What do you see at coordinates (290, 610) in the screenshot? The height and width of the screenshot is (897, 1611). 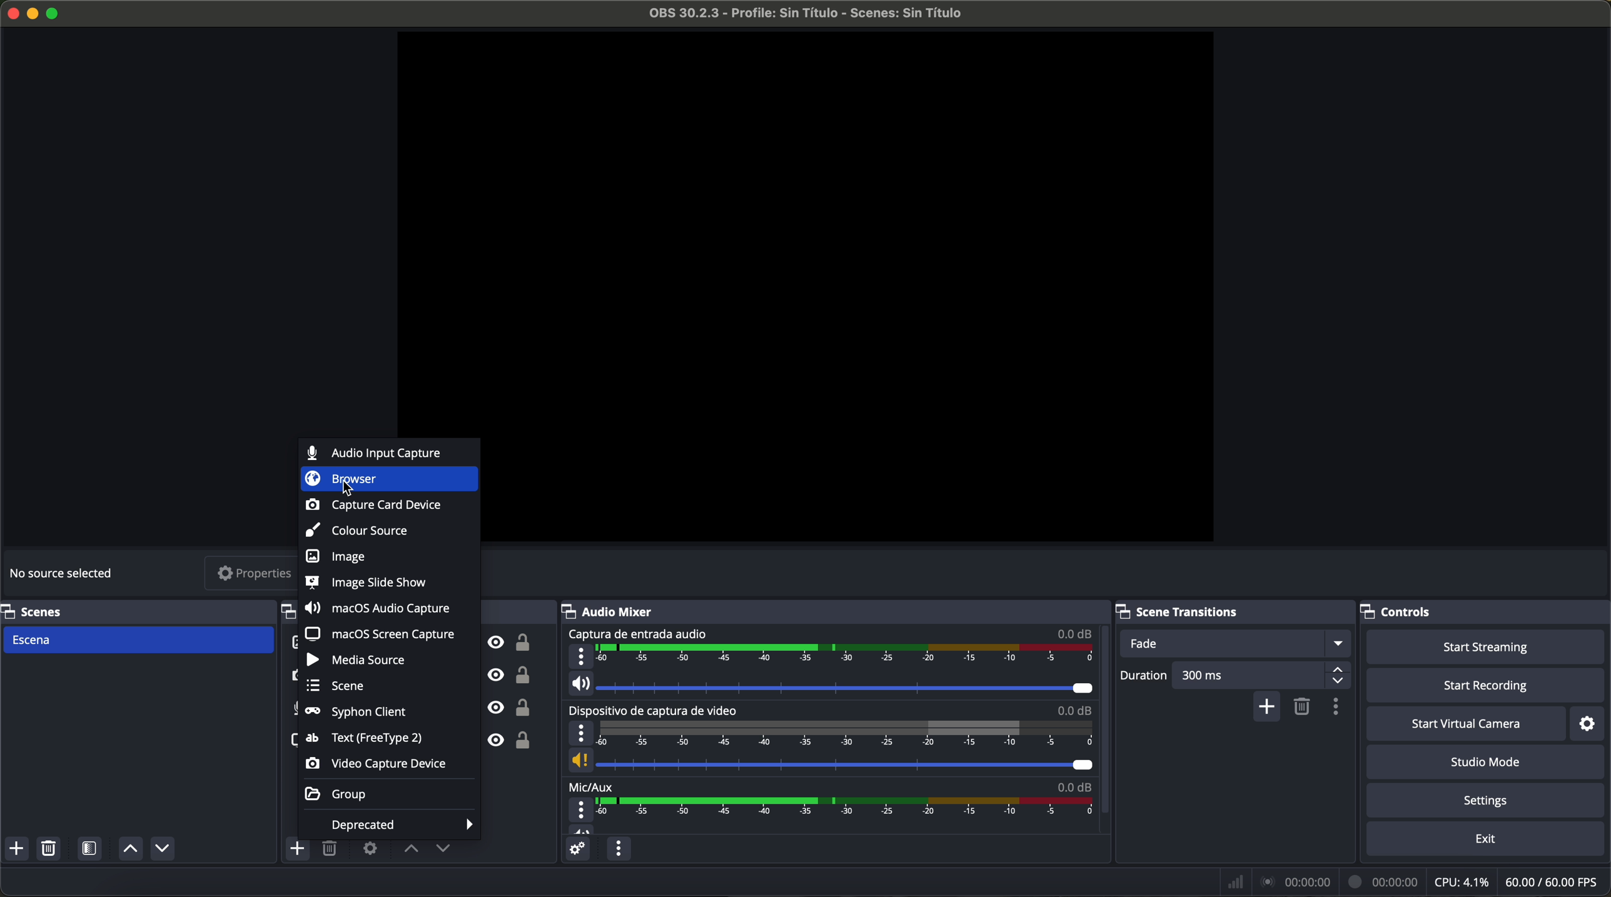 I see `sources` at bounding box center [290, 610].